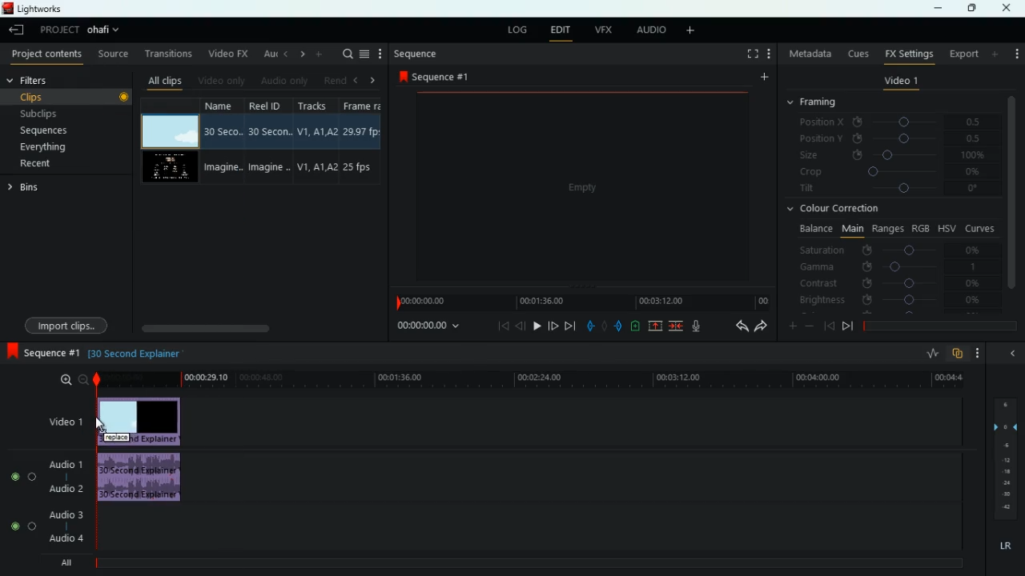 The height and width of the screenshot is (576, 1025). What do you see at coordinates (1012, 352) in the screenshot?
I see `minimize` at bounding box center [1012, 352].